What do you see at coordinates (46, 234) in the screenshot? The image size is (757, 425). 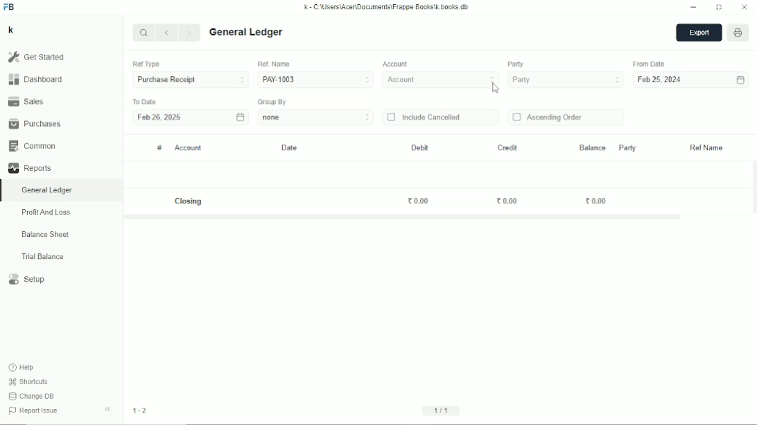 I see `Balance sheet` at bounding box center [46, 234].